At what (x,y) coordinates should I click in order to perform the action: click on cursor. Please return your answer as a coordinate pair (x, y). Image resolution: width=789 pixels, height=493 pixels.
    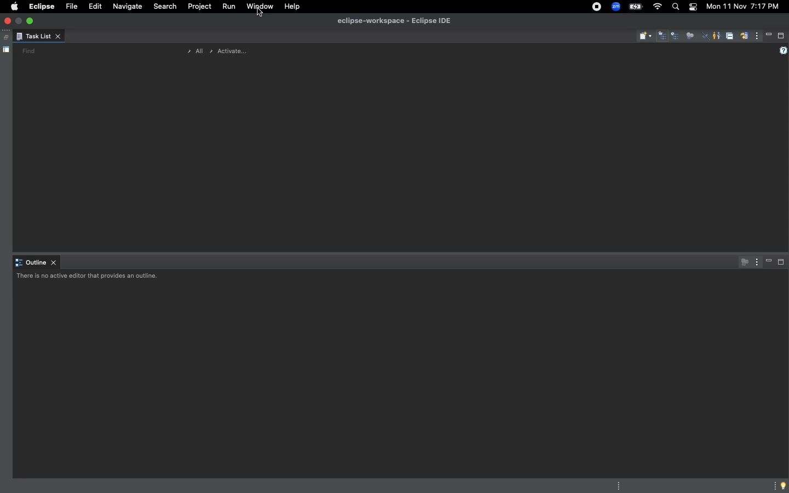
    Looking at the image, I should click on (262, 19).